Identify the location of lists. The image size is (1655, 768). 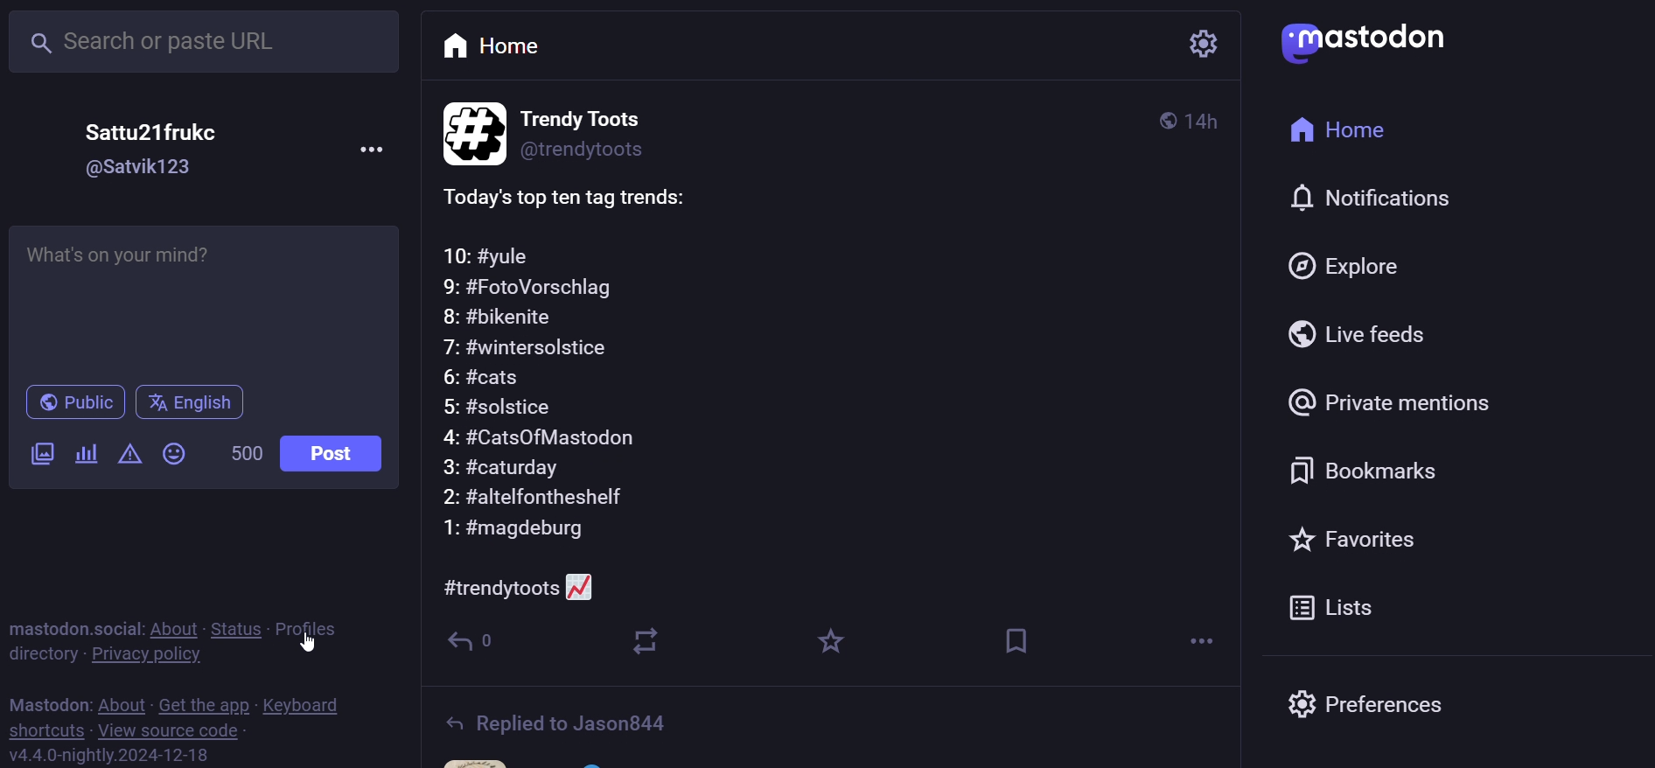
(1341, 611).